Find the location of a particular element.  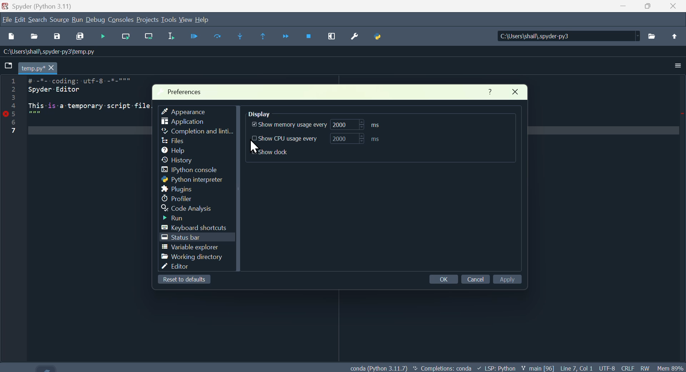

cursor is located at coordinates (256, 148).